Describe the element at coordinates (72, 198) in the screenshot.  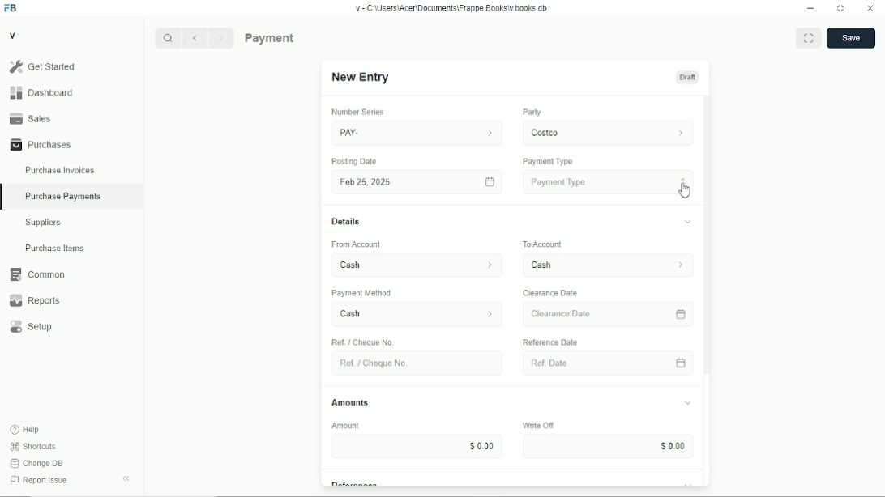
I see `Purchase Payments` at that location.